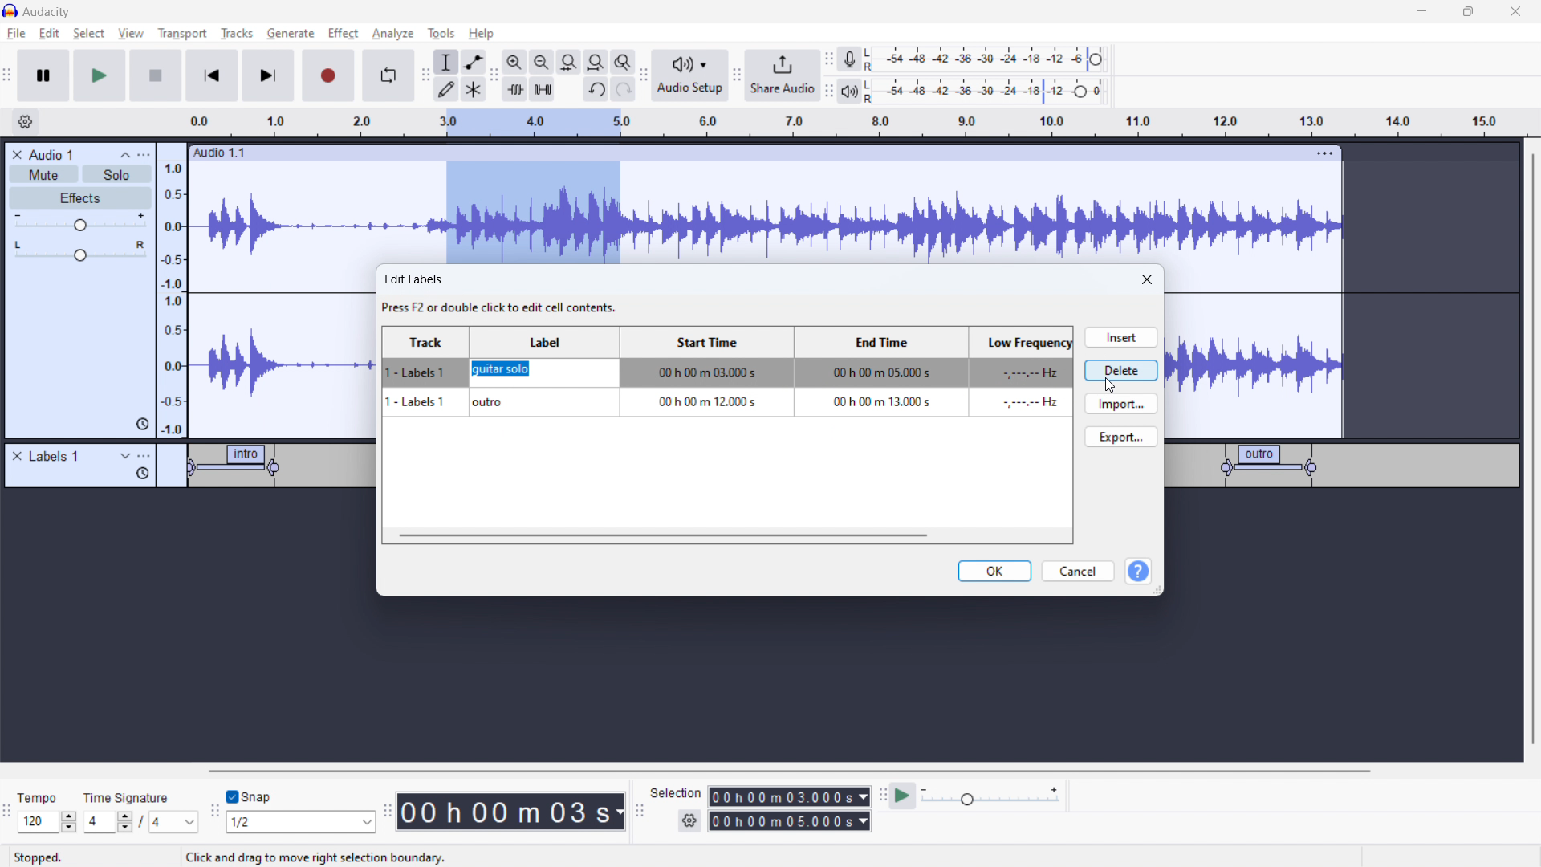  I want to click on help, so click(1138, 572).